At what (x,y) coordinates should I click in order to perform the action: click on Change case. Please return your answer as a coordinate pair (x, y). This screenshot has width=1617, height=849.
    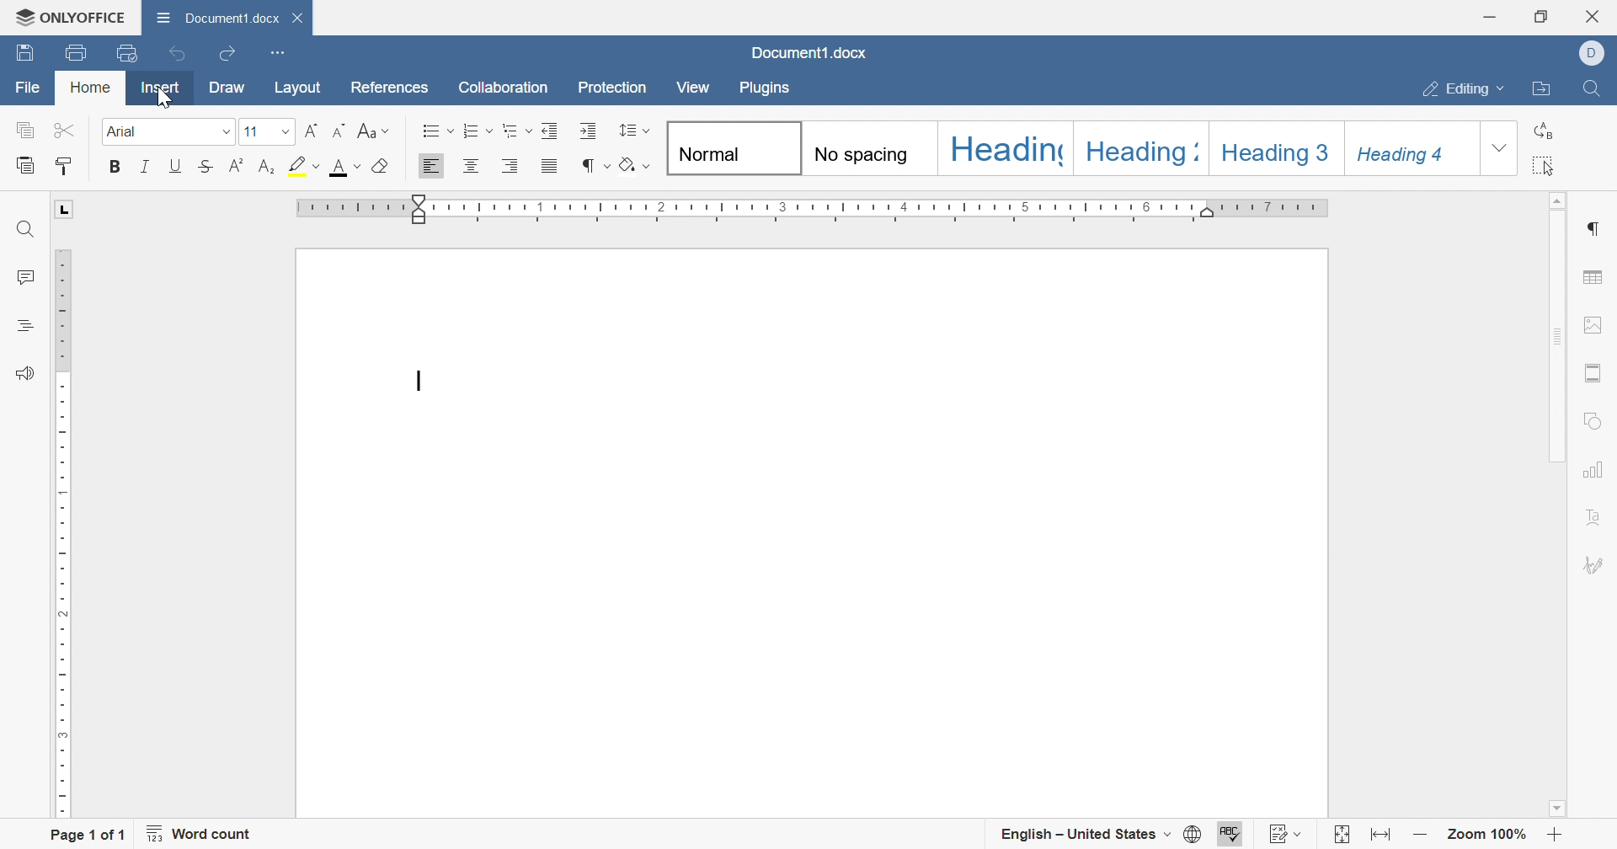
    Looking at the image, I should click on (371, 131).